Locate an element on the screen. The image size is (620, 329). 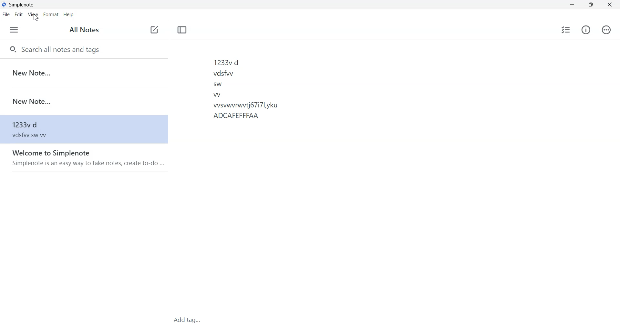
Maximize is located at coordinates (591, 5).